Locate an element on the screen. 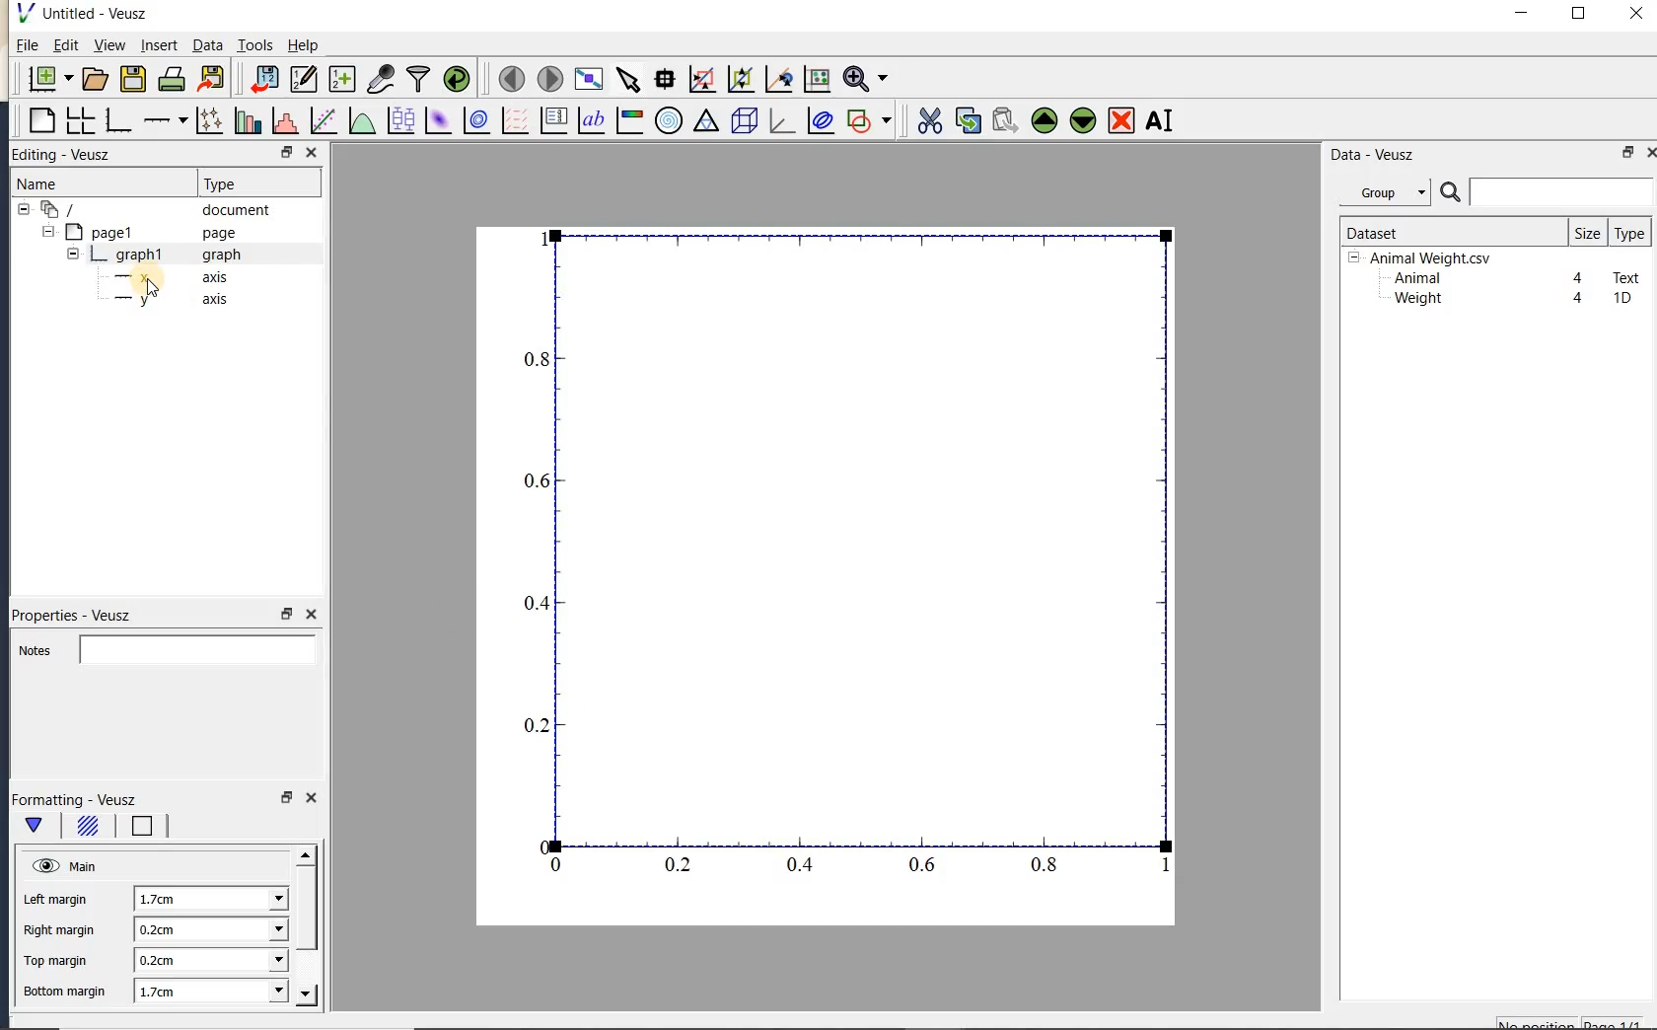  plot covariance ellipses is located at coordinates (819, 119).